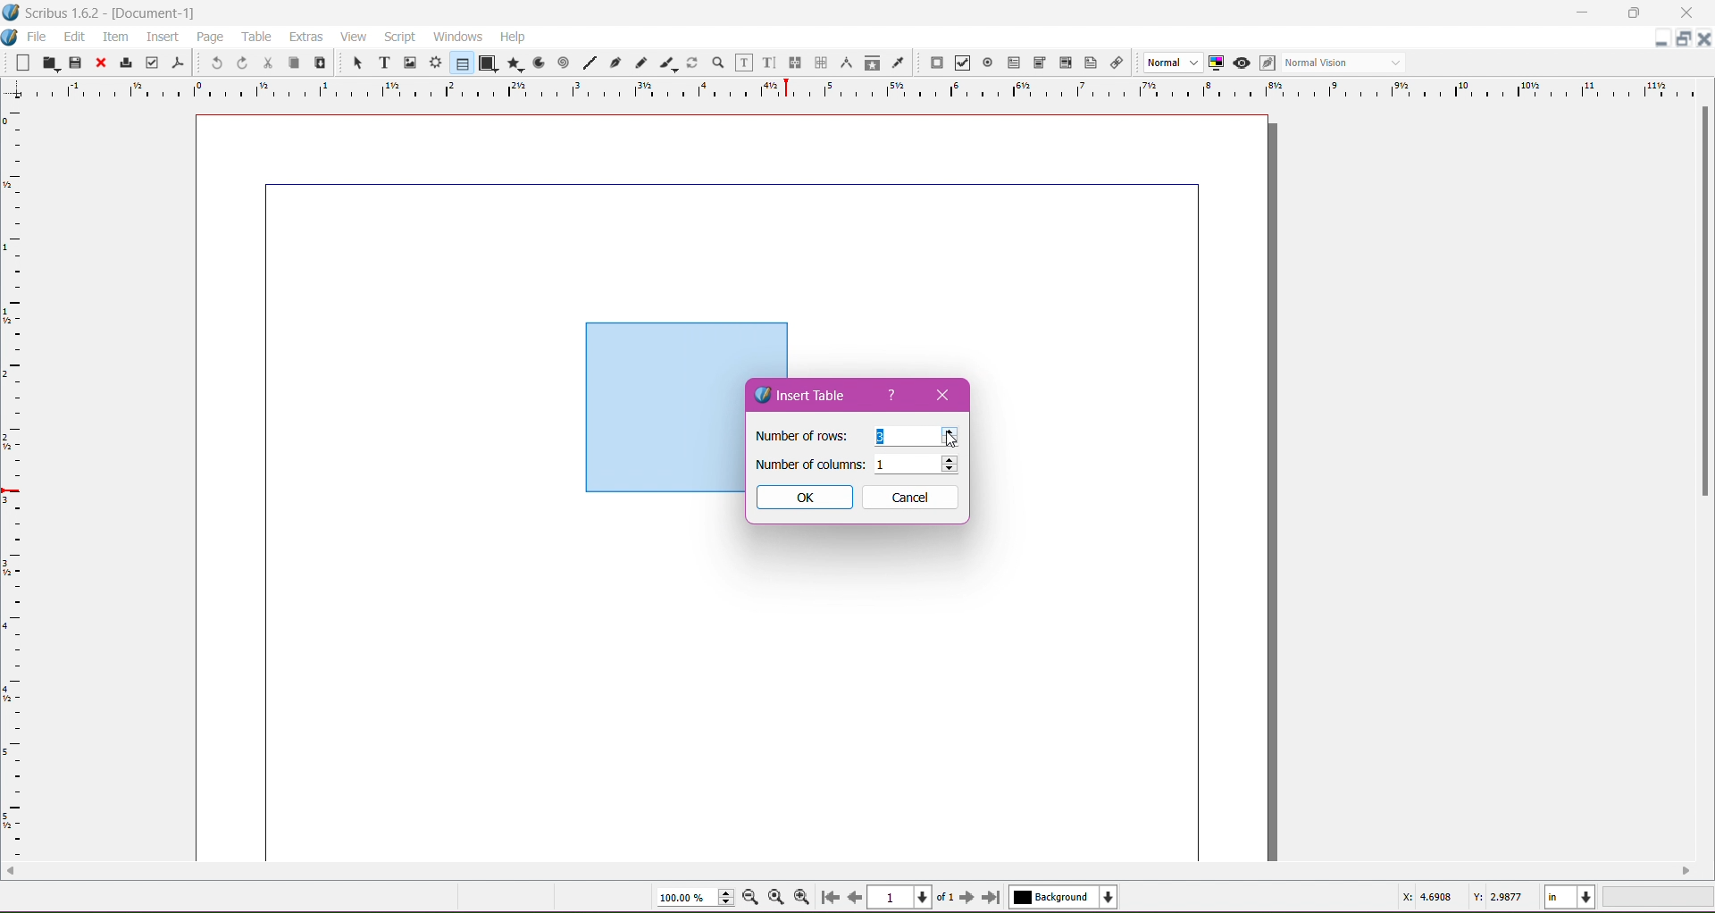  What do you see at coordinates (163, 34) in the screenshot?
I see `Insert` at bounding box center [163, 34].